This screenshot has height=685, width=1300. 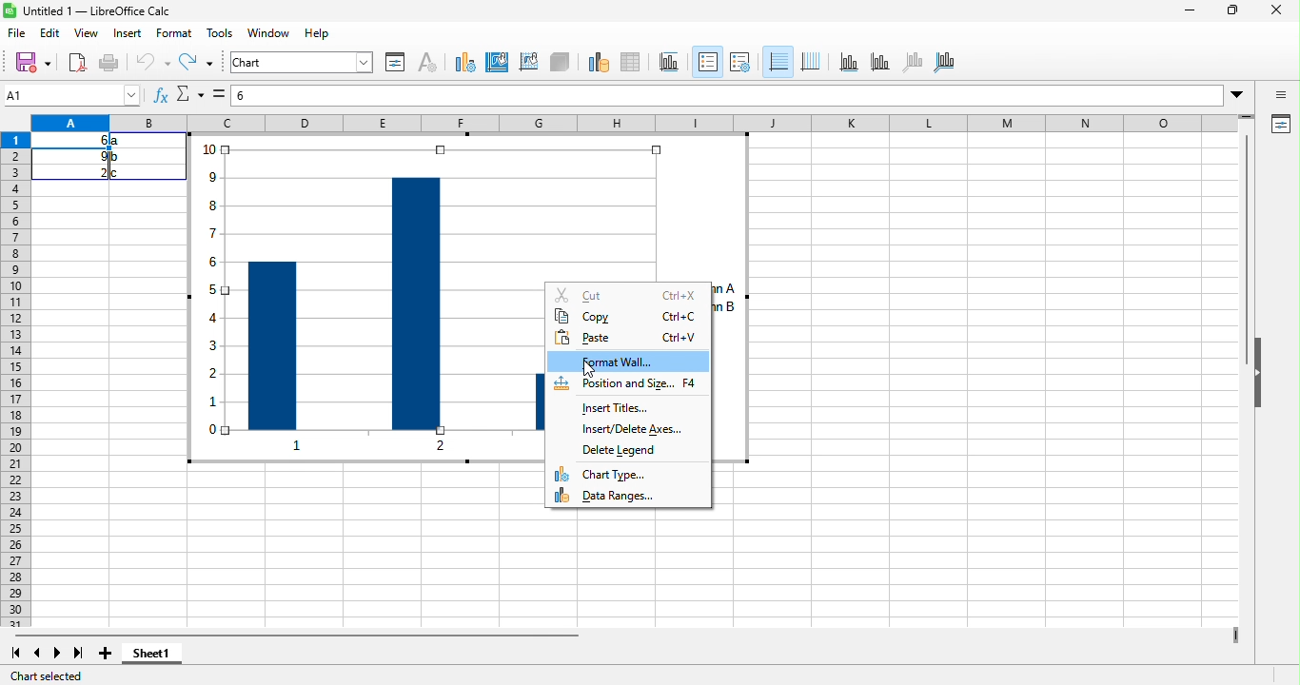 What do you see at coordinates (195, 62) in the screenshot?
I see `redo` at bounding box center [195, 62].